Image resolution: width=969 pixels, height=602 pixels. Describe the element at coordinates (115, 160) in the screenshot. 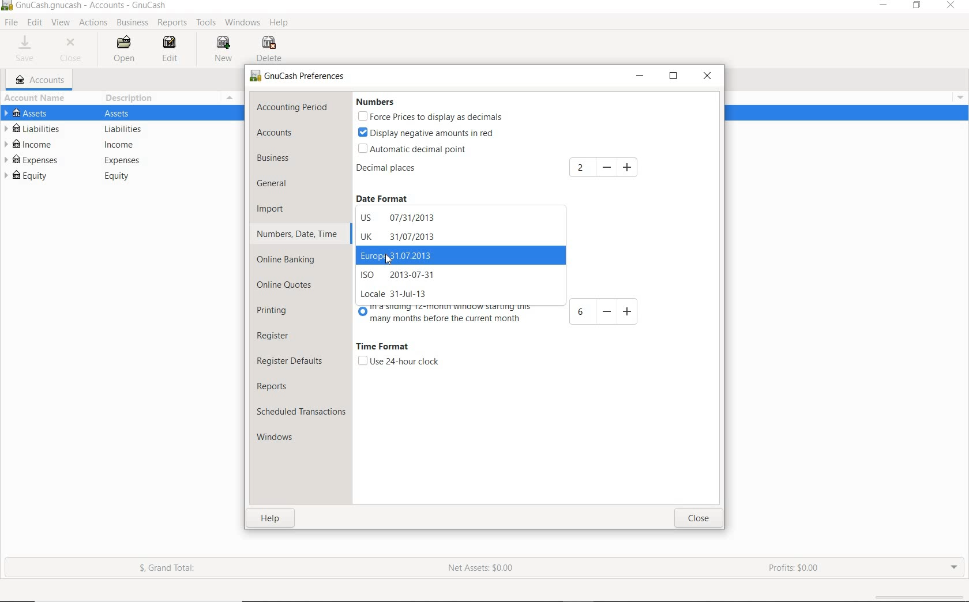

I see `EXPENSES` at that location.